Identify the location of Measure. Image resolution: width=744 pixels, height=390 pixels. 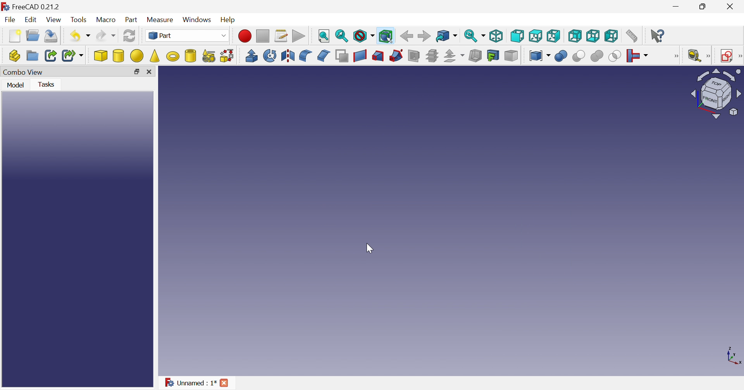
(162, 19).